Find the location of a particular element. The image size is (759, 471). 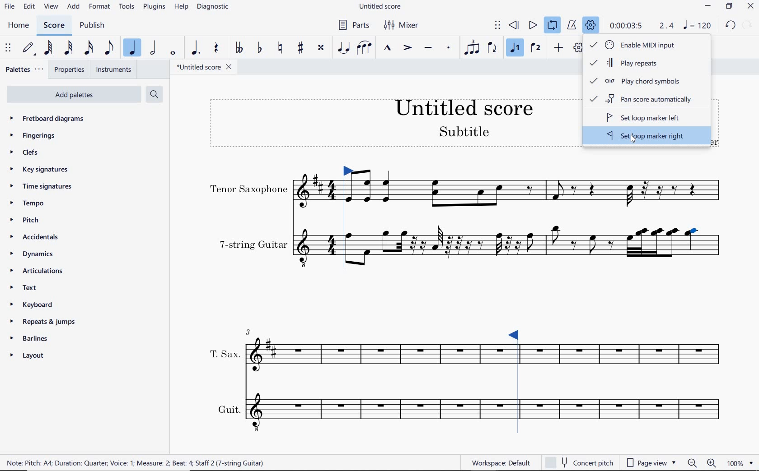

page view is located at coordinates (651, 463).